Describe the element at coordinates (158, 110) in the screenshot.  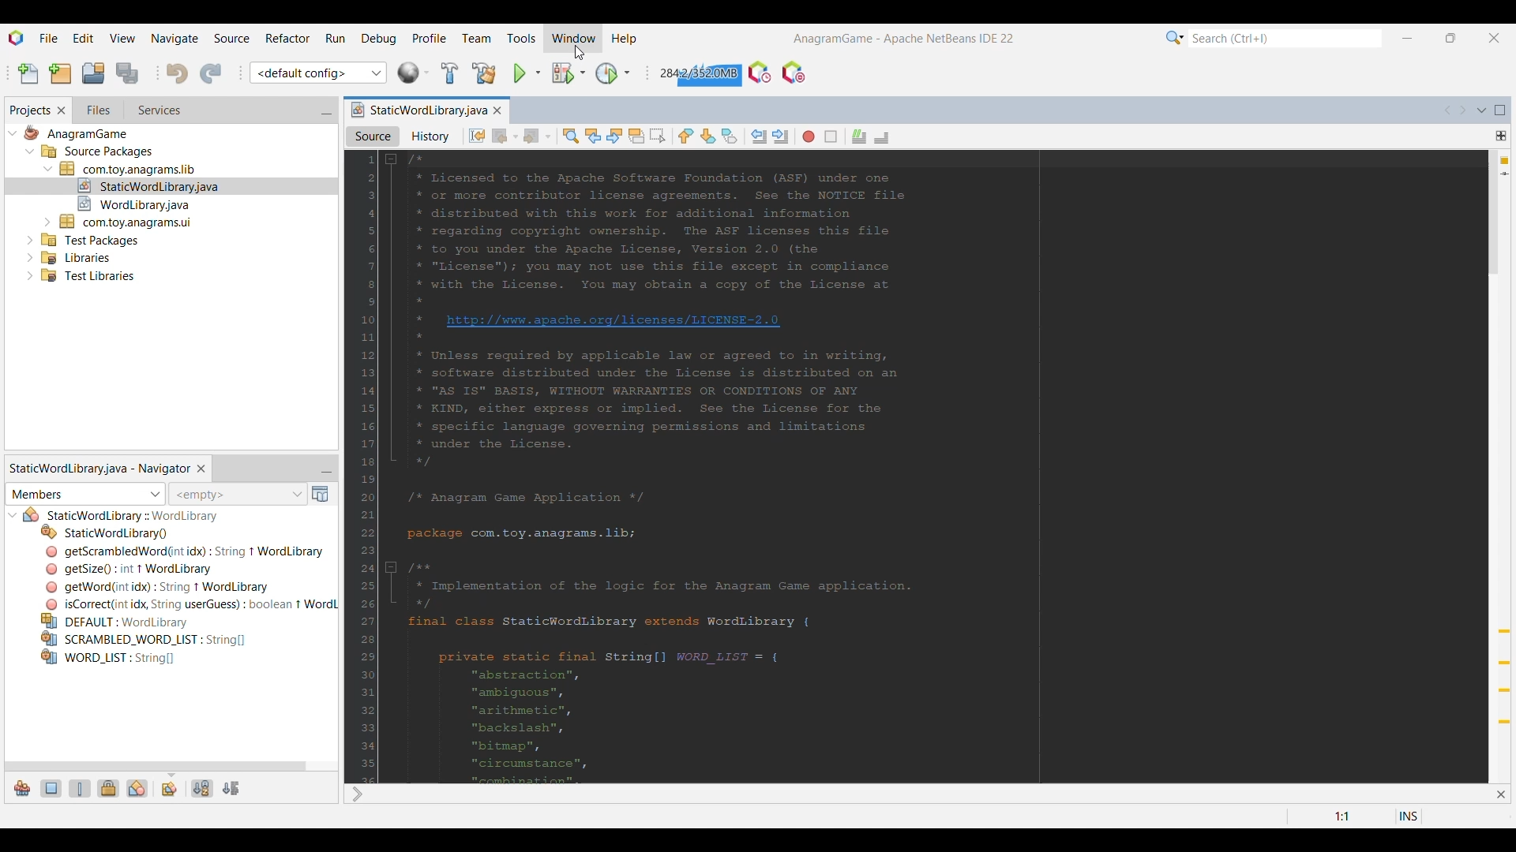
I see `Go to services` at that location.